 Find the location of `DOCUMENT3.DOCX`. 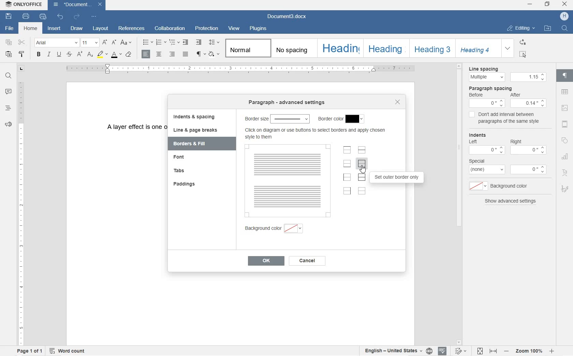

DOCUMENT3.DOCX is located at coordinates (289, 16).